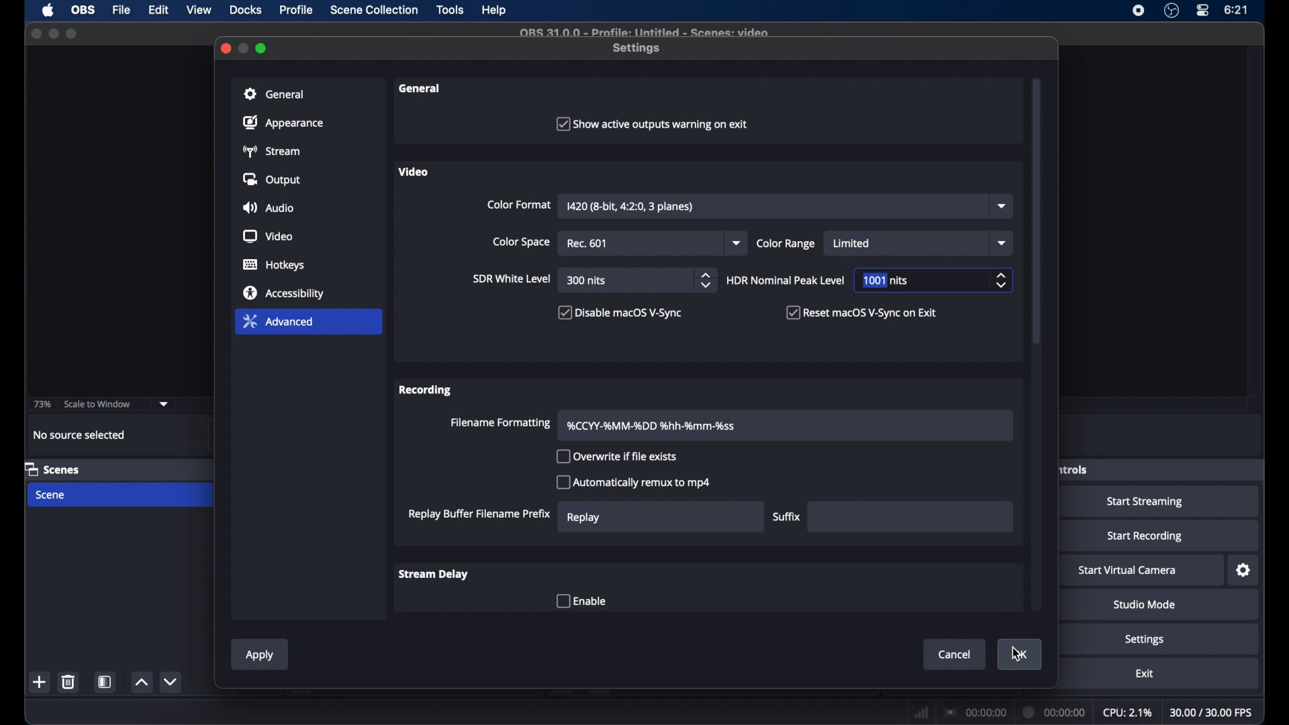 This screenshot has width=1289, height=725. Describe the element at coordinates (643, 33) in the screenshot. I see `obs 31.0 profile limited scenes video` at that location.